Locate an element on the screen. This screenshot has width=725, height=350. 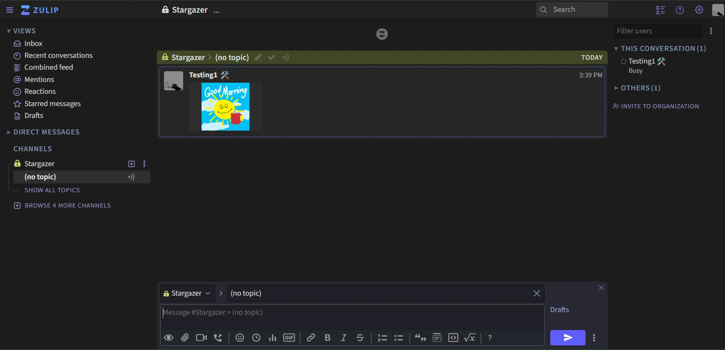
Invite to organization is located at coordinates (659, 106).